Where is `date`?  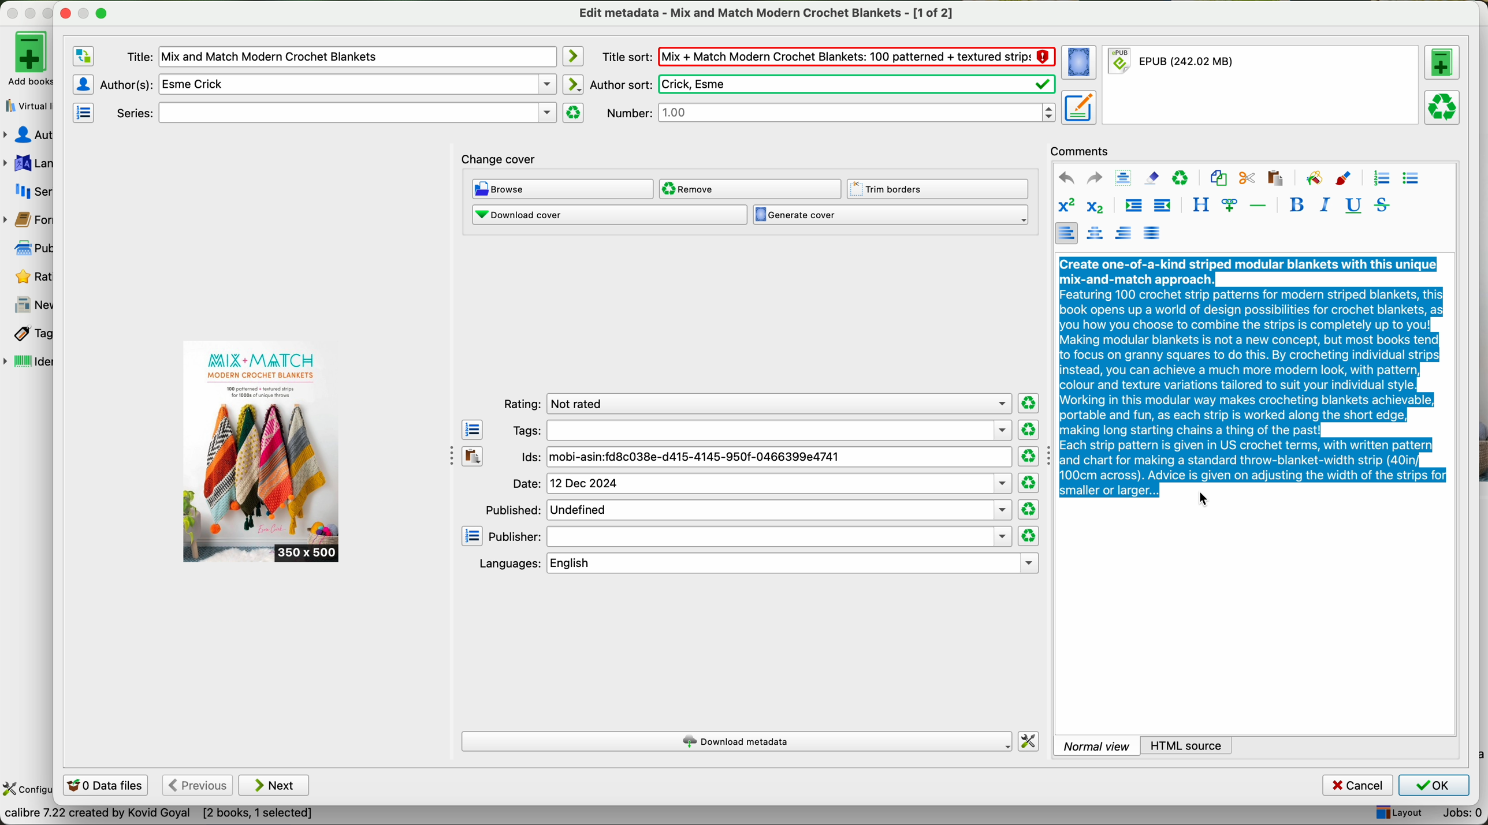 date is located at coordinates (761, 484).